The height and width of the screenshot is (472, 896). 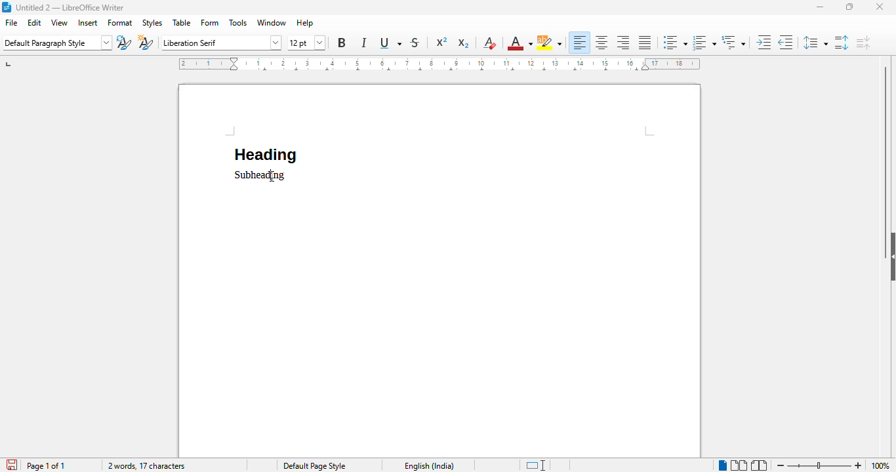 I want to click on justified, so click(x=645, y=42).